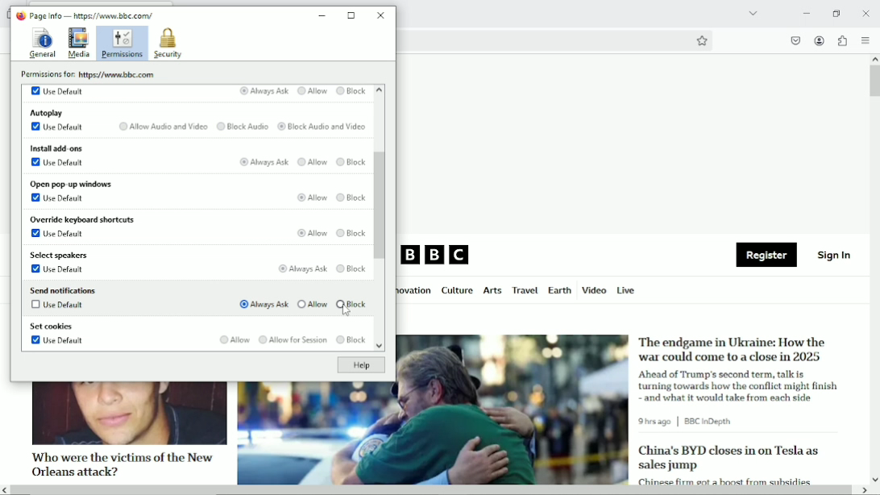 This screenshot has height=495, width=880. What do you see at coordinates (415, 291) in the screenshot?
I see `Innovation` at bounding box center [415, 291].